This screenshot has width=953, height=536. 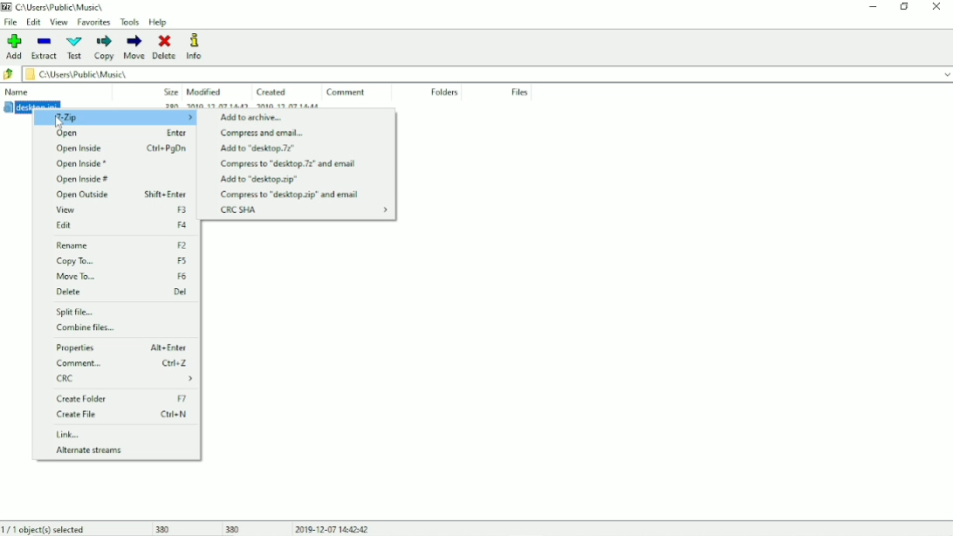 What do you see at coordinates (69, 435) in the screenshot?
I see `Link` at bounding box center [69, 435].